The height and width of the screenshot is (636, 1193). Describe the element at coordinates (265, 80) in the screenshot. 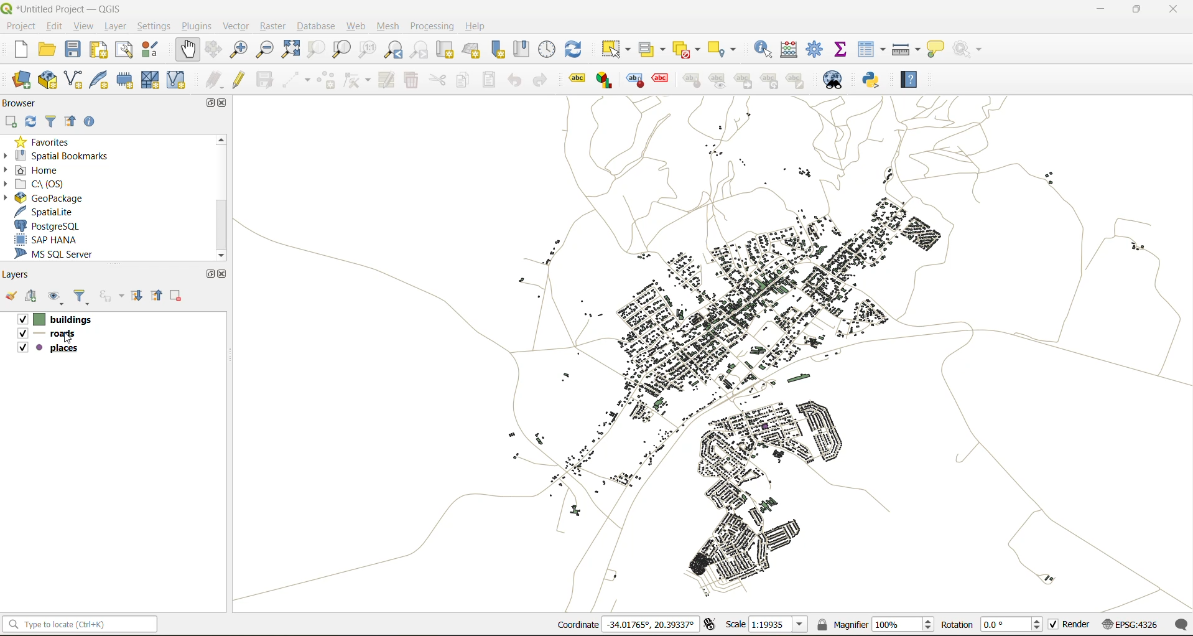

I see `save edits` at that location.